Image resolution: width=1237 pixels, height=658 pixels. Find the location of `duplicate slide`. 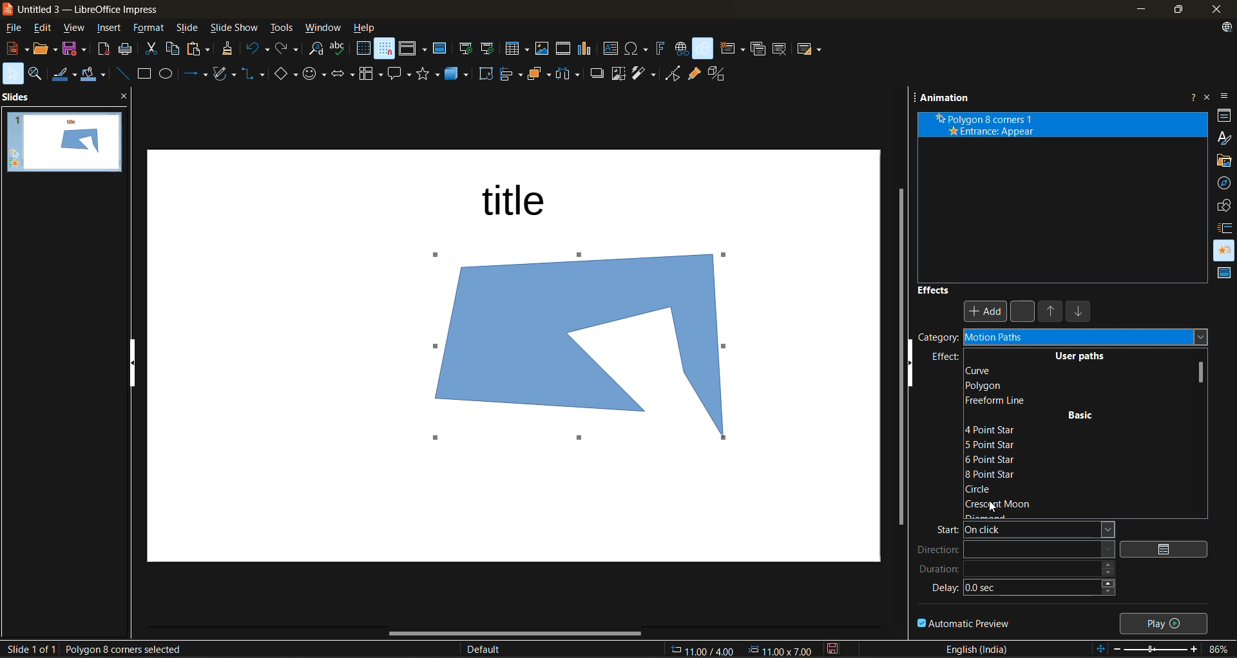

duplicate slide is located at coordinates (758, 49).